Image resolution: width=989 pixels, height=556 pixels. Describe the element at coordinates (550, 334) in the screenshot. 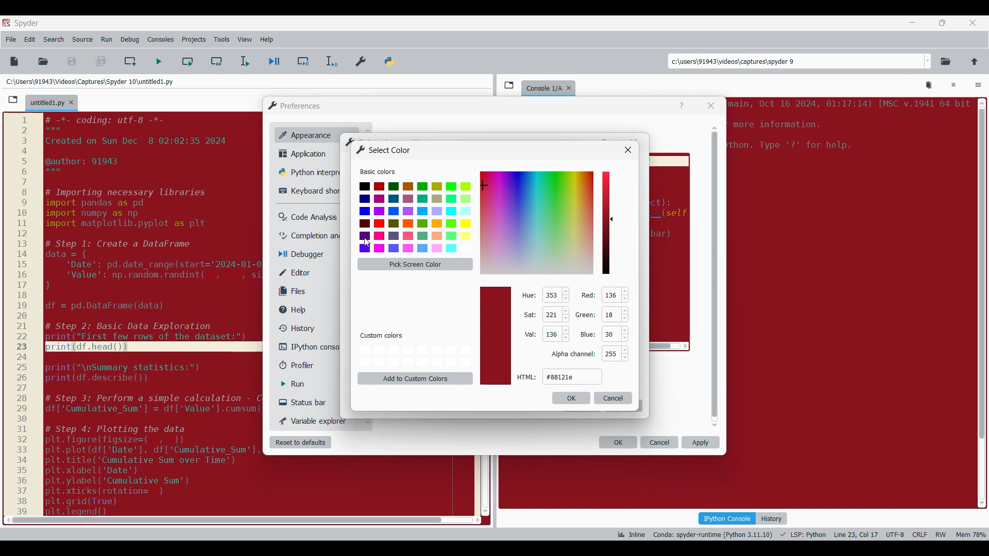

I see `136` at that location.